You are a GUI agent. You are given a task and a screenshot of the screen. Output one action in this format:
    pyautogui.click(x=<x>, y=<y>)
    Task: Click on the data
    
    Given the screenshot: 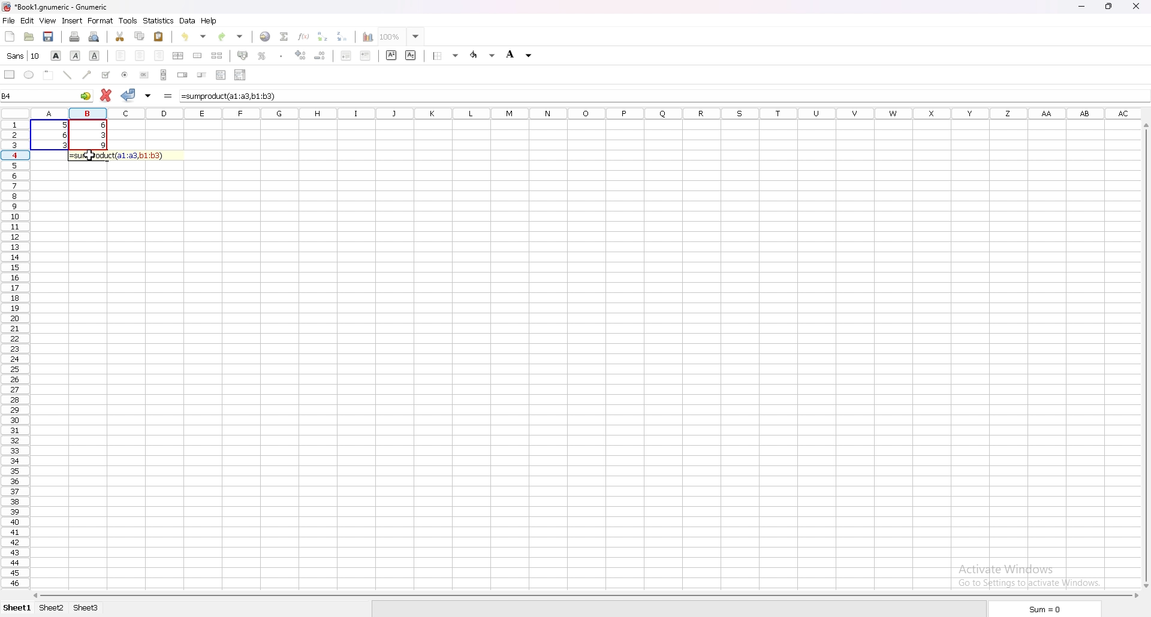 What is the action you would take?
    pyautogui.click(x=69, y=134)
    